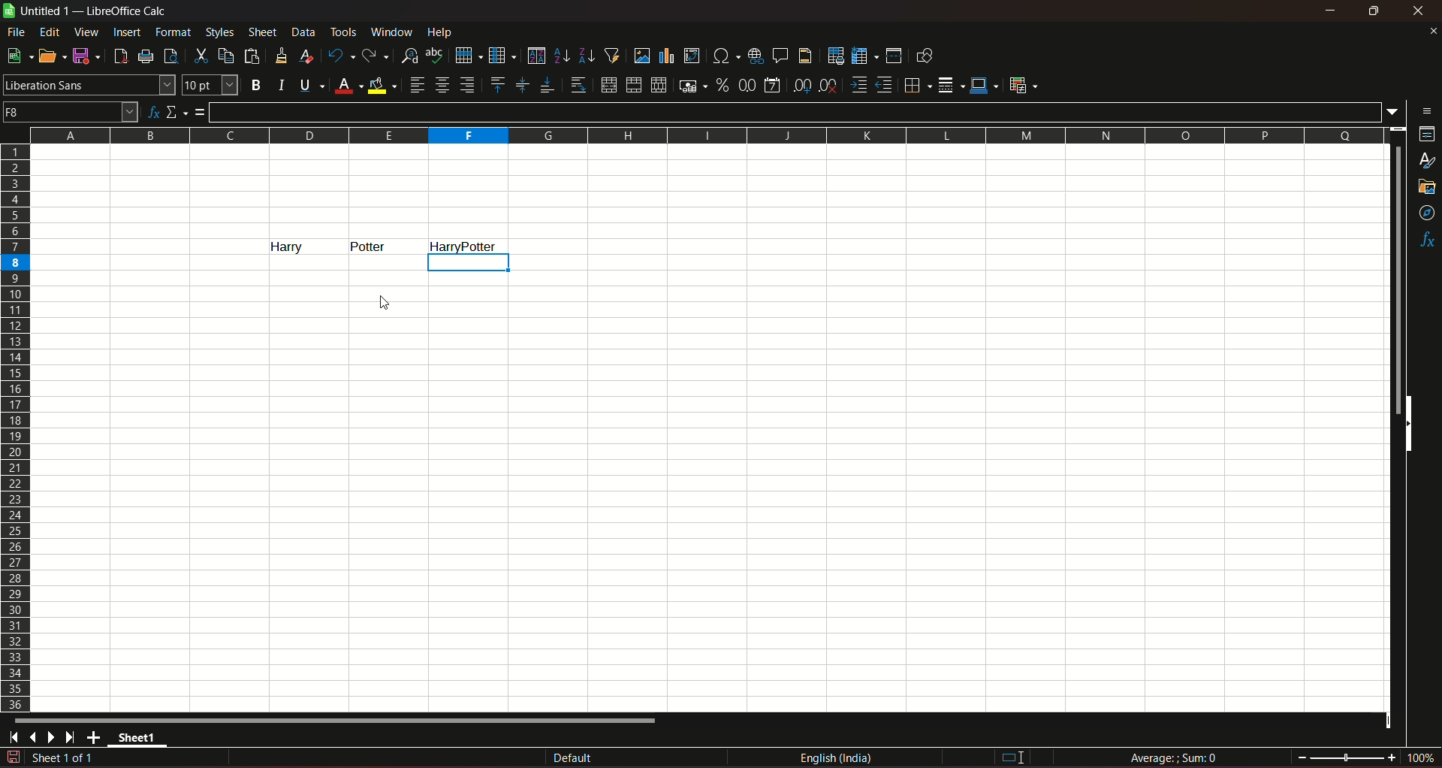 This screenshot has height=768, width=1442. I want to click on cut, so click(199, 56).